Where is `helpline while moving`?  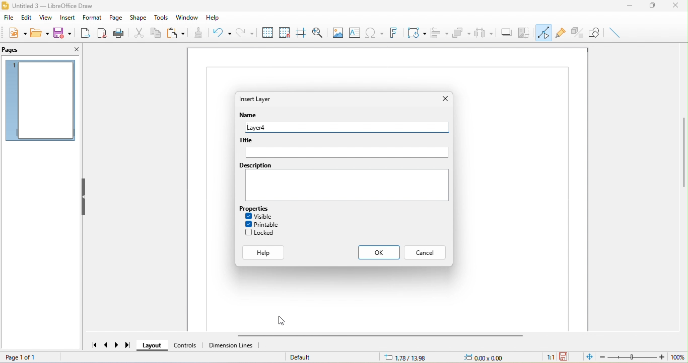 helpline while moving is located at coordinates (300, 33).